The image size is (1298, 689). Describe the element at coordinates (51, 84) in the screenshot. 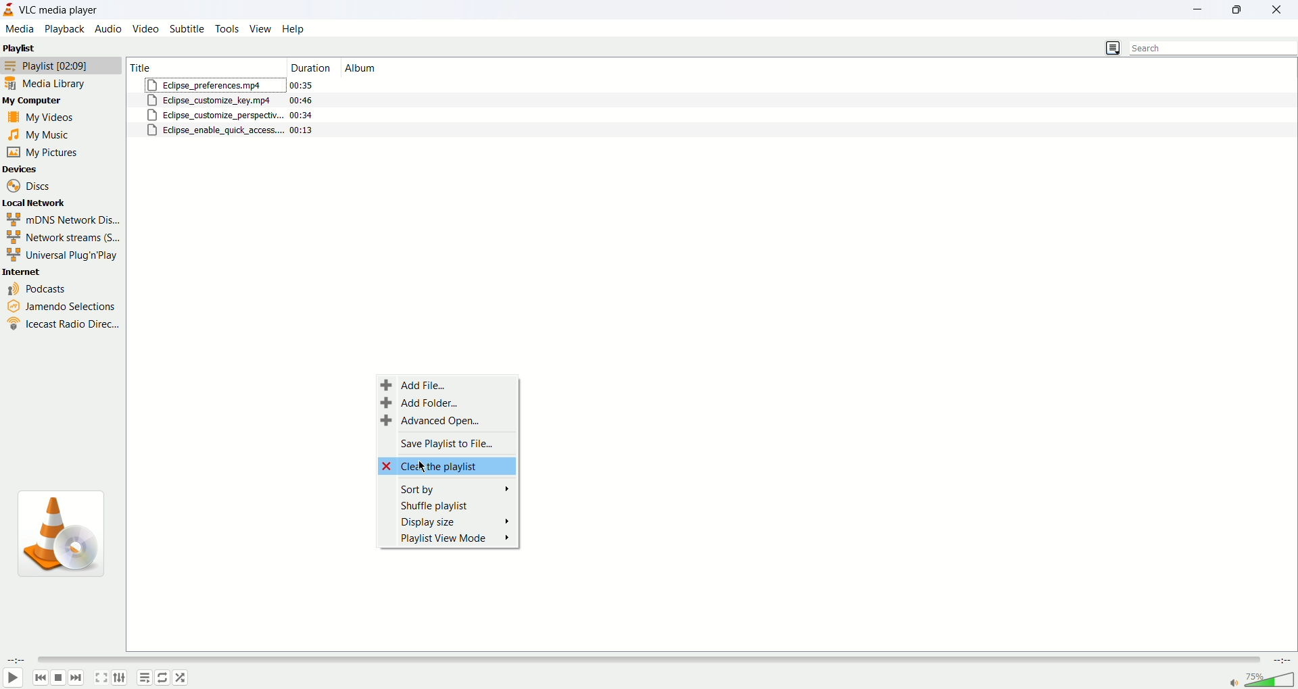

I see `media library` at that location.